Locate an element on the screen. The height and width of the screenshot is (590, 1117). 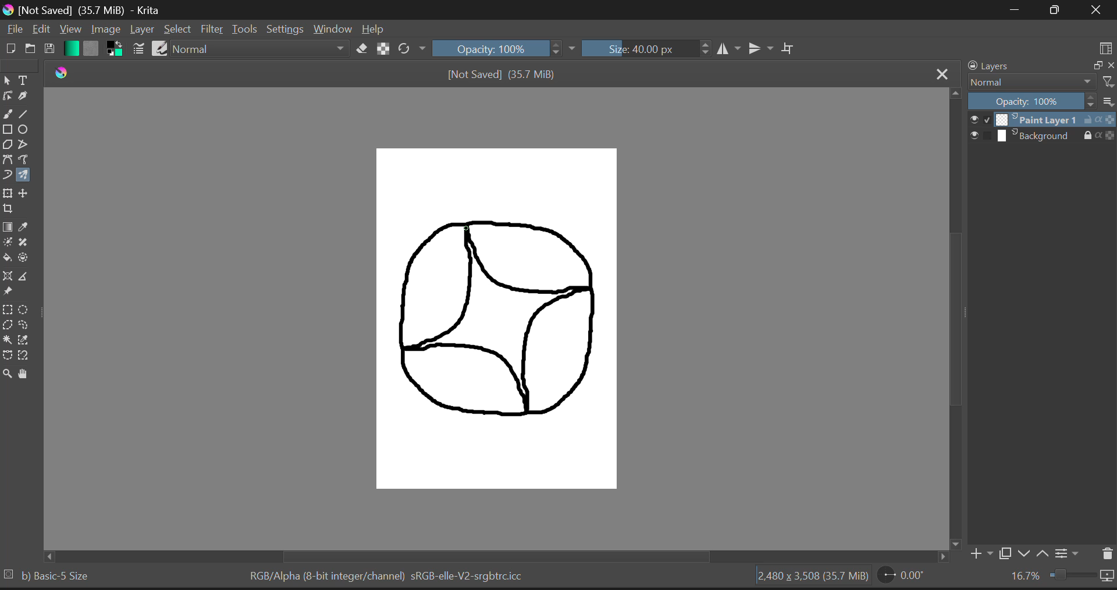
Window is located at coordinates (332, 30).